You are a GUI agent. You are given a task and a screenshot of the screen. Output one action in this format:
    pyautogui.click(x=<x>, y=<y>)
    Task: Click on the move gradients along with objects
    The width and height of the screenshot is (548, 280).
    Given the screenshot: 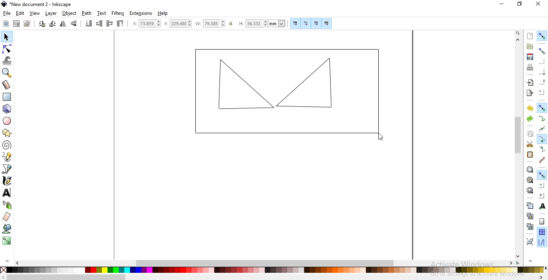 What is the action you would take?
    pyautogui.click(x=315, y=23)
    